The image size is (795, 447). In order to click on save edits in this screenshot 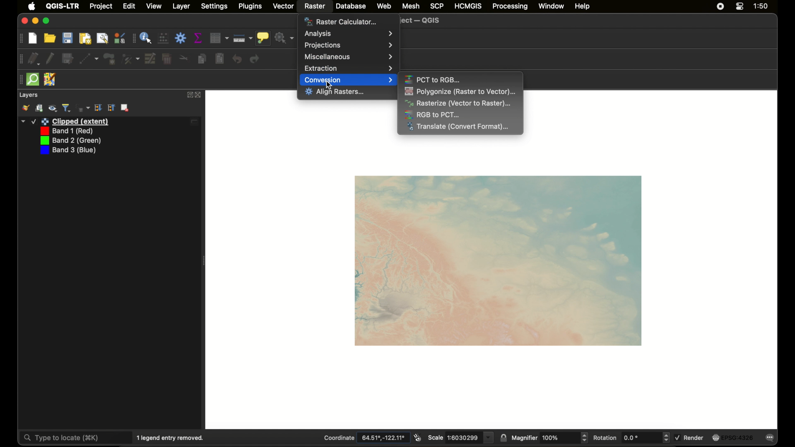, I will do `click(67, 59)`.